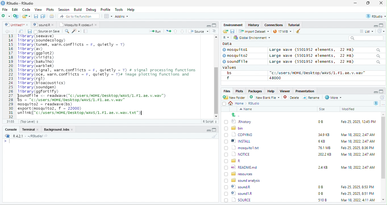  Describe the element at coordinates (67, 31) in the screenshot. I see `search` at that location.